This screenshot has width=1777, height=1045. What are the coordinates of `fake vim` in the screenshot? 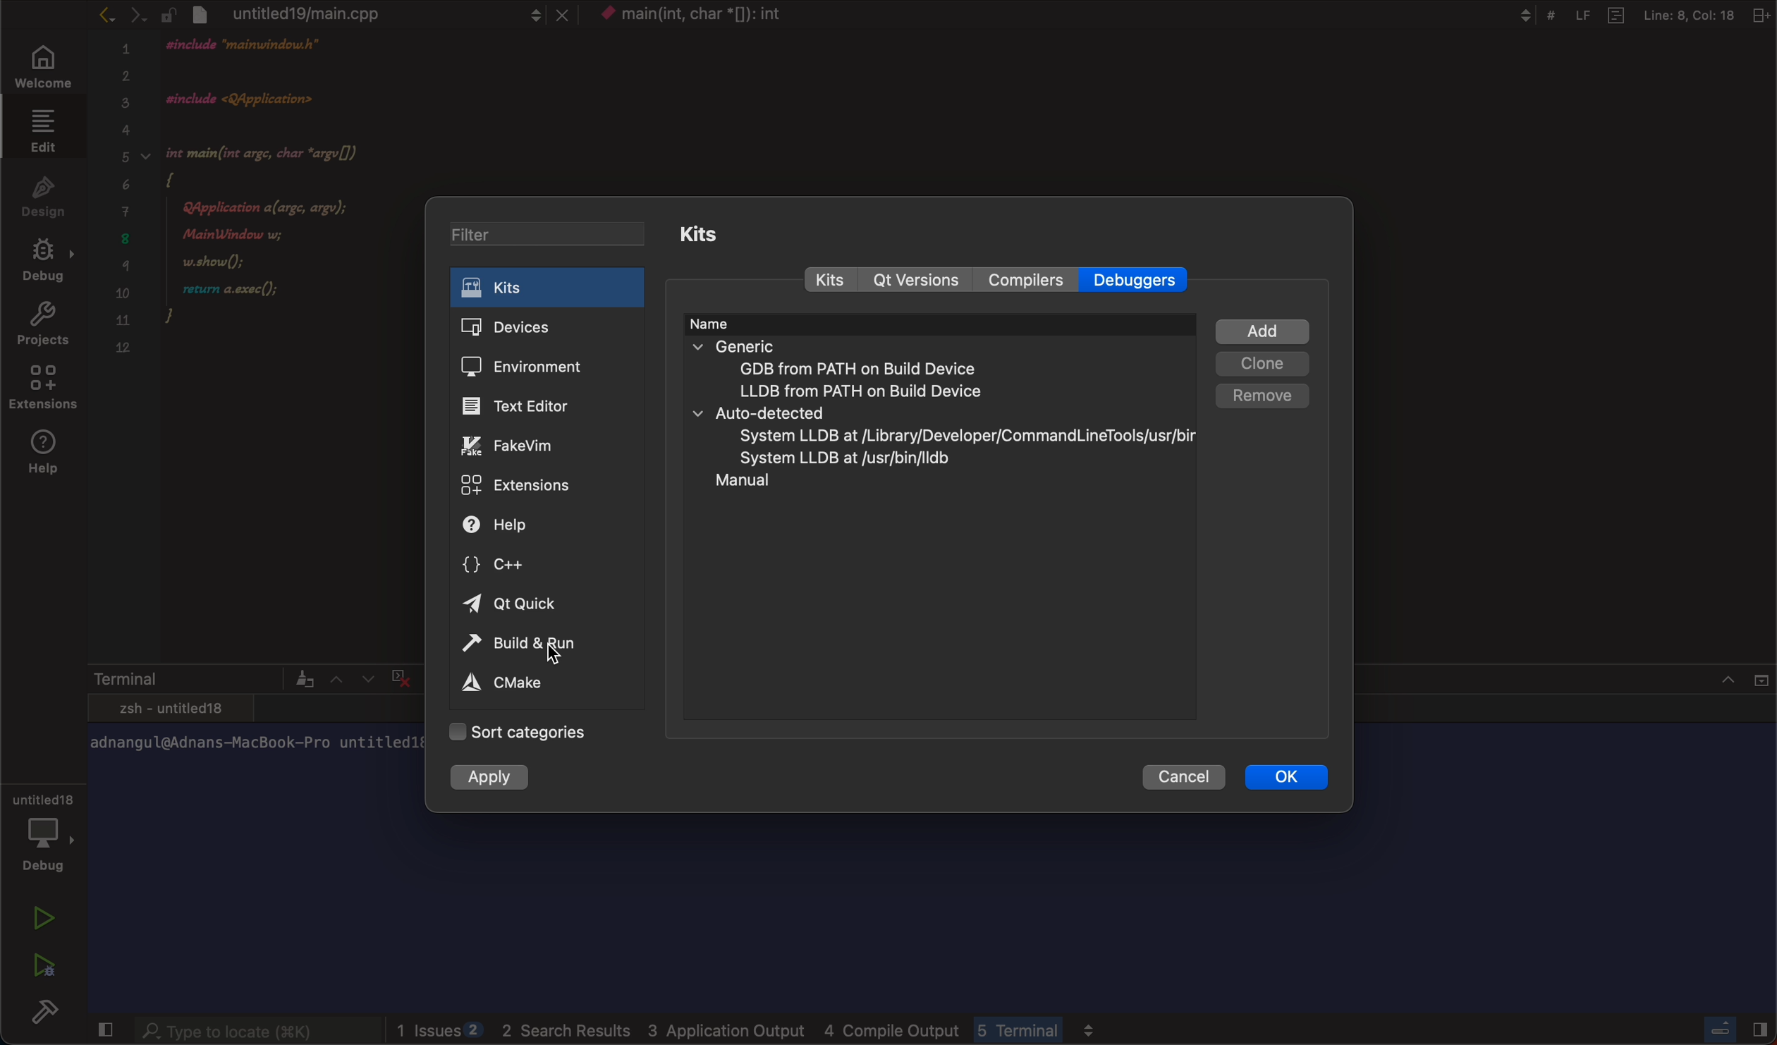 It's located at (527, 446).